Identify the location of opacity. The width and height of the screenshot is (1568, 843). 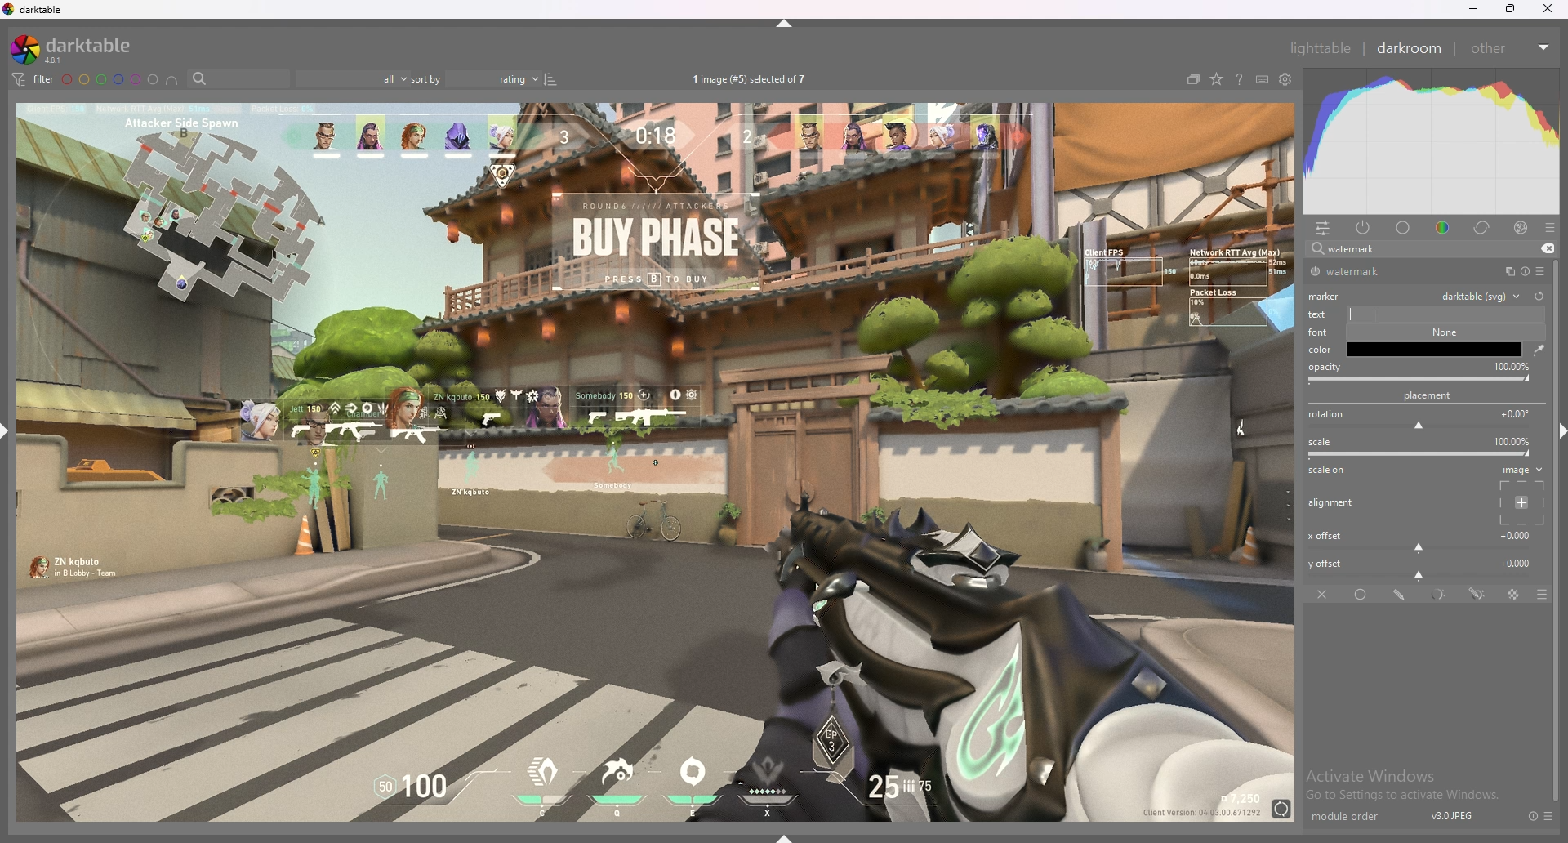
(1421, 372).